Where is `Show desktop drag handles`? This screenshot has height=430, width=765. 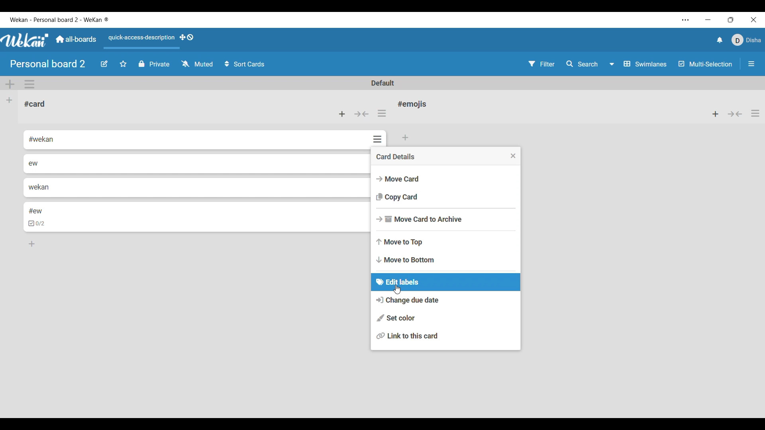
Show desktop drag handles is located at coordinates (186, 37).